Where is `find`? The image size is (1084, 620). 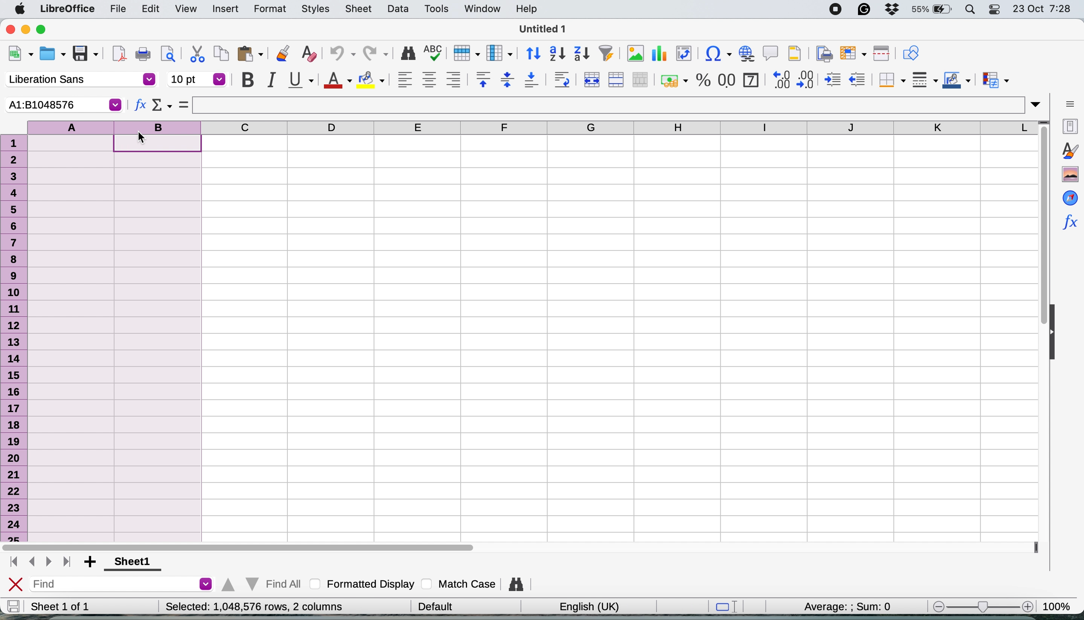 find is located at coordinates (120, 583).